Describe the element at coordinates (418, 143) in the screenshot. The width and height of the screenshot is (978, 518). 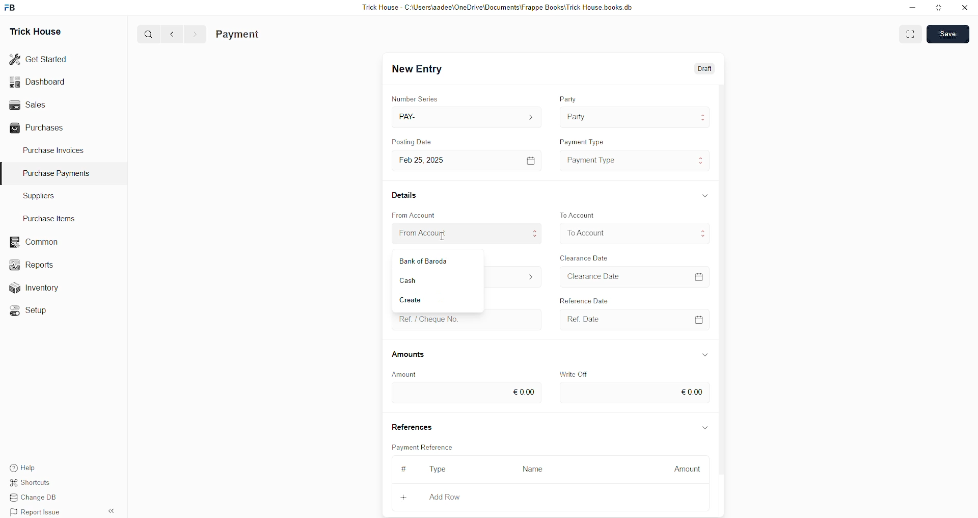
I see `Posting Date` at that location.